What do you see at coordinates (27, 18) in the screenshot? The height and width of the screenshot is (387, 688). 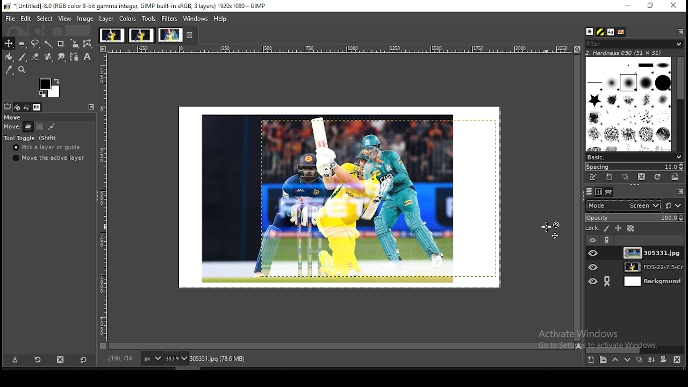 I see `edit` at bounding box center [27, 18].